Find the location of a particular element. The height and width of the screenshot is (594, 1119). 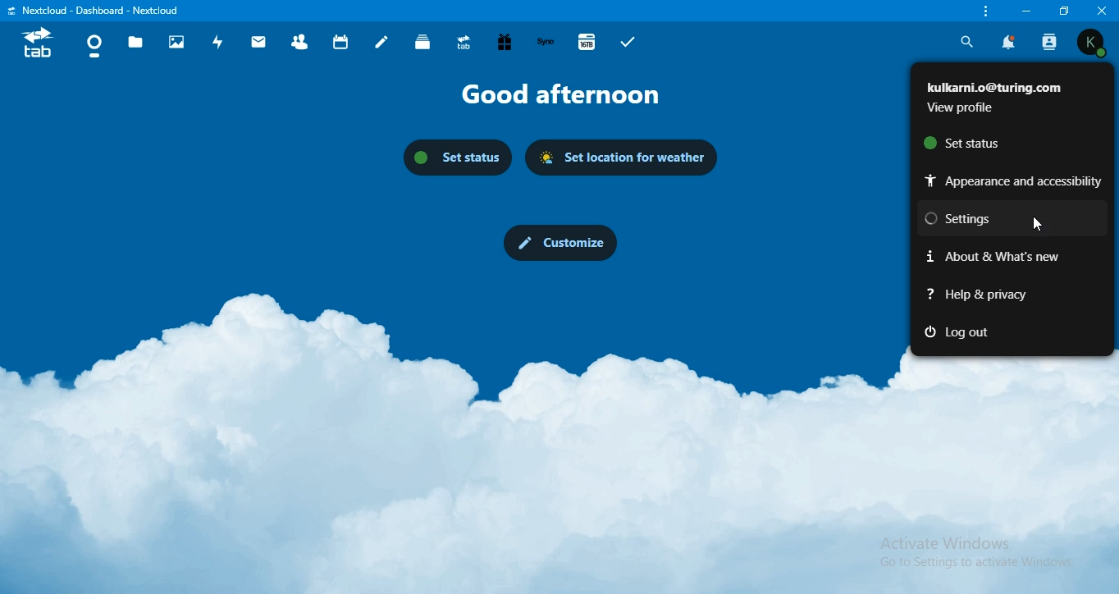

minimize is located at coordinates (1025, 11).